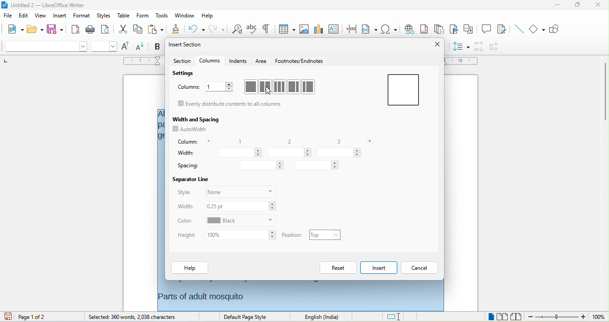 The image size is (609, 322). Describe the element at coordinates (242, 235) in the screenshot. I see `set height` at that location.